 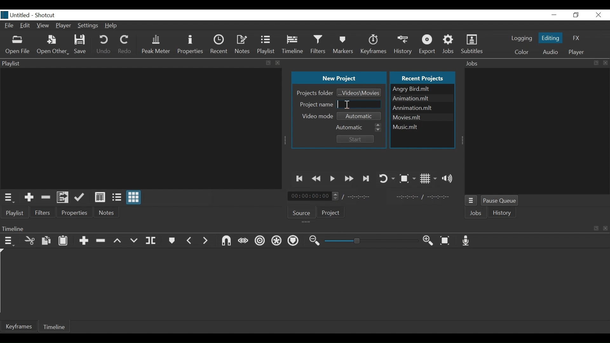 I want to click on Record audio, so click(x=468, y=241).